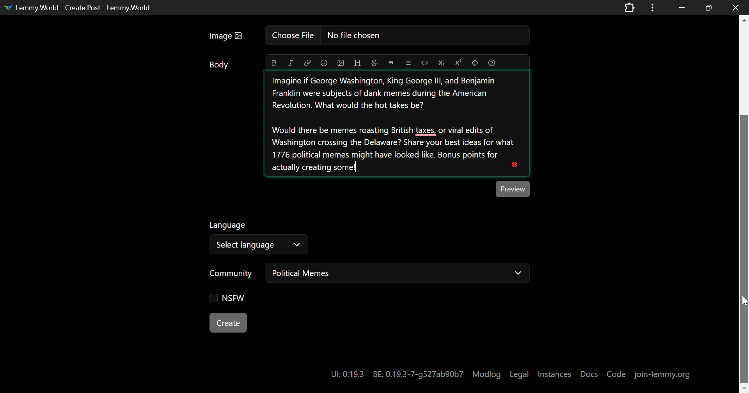 Image resolution: width=749 pixels, height=393 pixels. Describe the element at coordinates (662, 374) in the screenshot. I see `join-lemmy.org` at that location.